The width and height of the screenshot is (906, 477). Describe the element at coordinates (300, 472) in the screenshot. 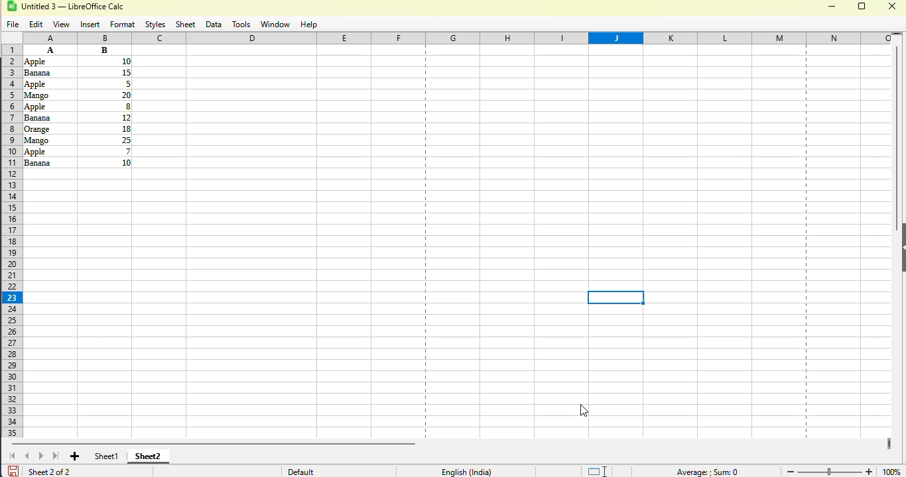

I see `default` at that location.